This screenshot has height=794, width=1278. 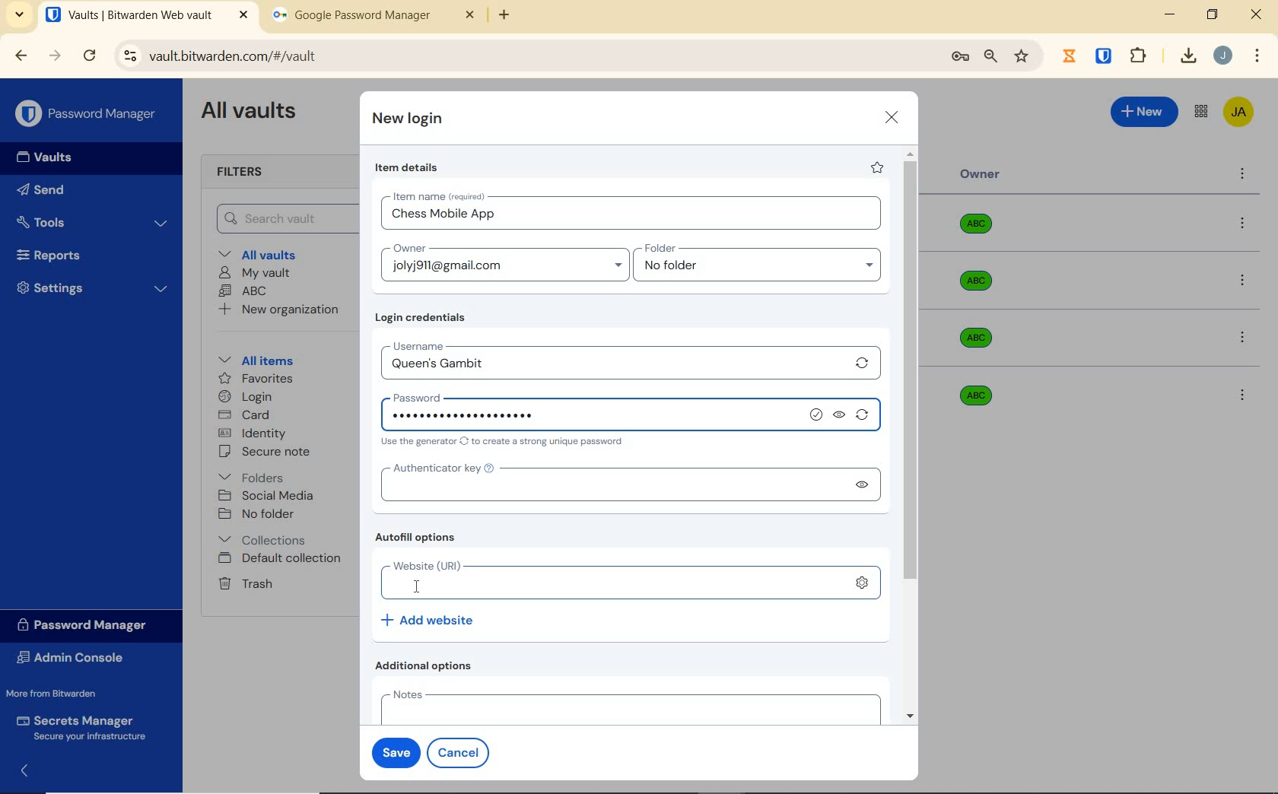 I want to click on Default collection, so click(x=282, y=559).